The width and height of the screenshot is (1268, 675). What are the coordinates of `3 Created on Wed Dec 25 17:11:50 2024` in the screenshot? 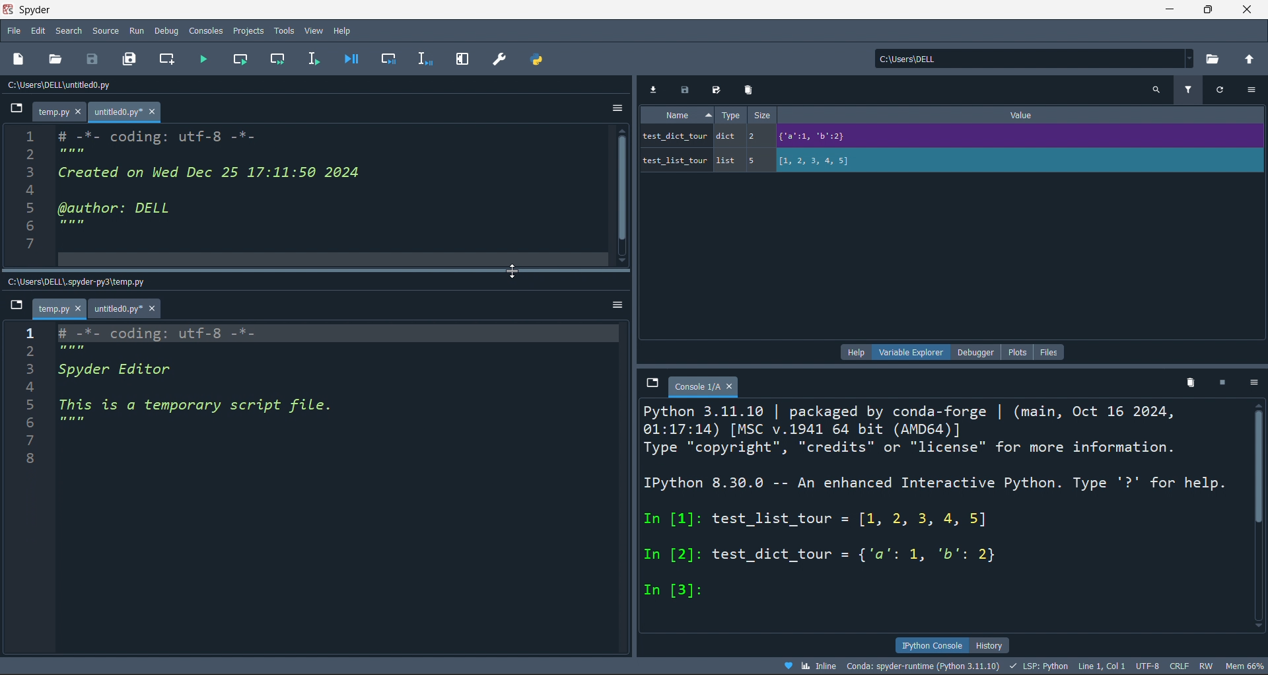 It's located at (201, 172).